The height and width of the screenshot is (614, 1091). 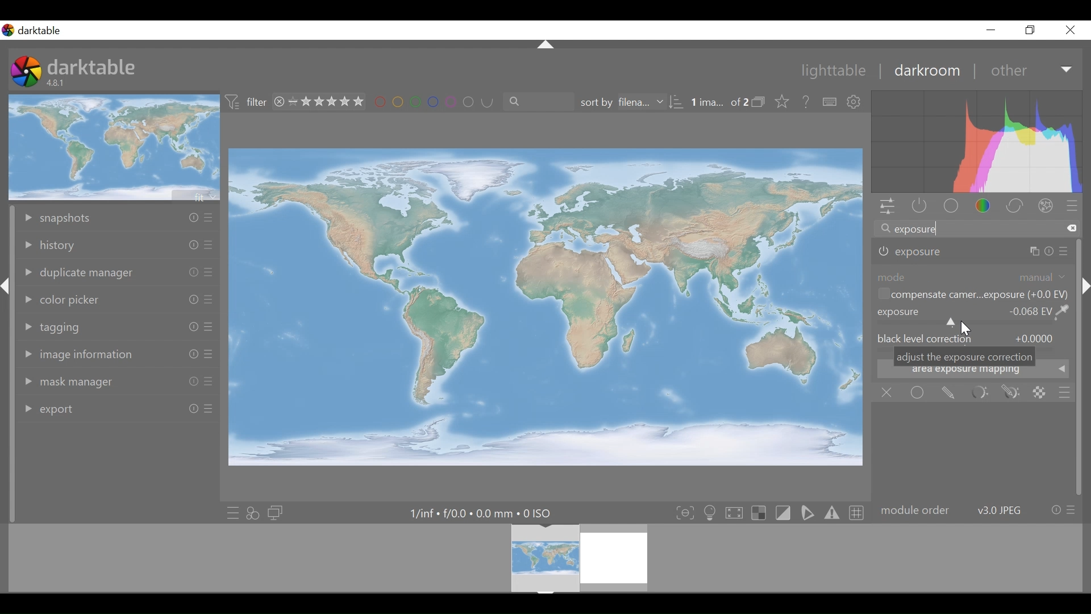 I want to click on uniform, so click(x=918, y=392).